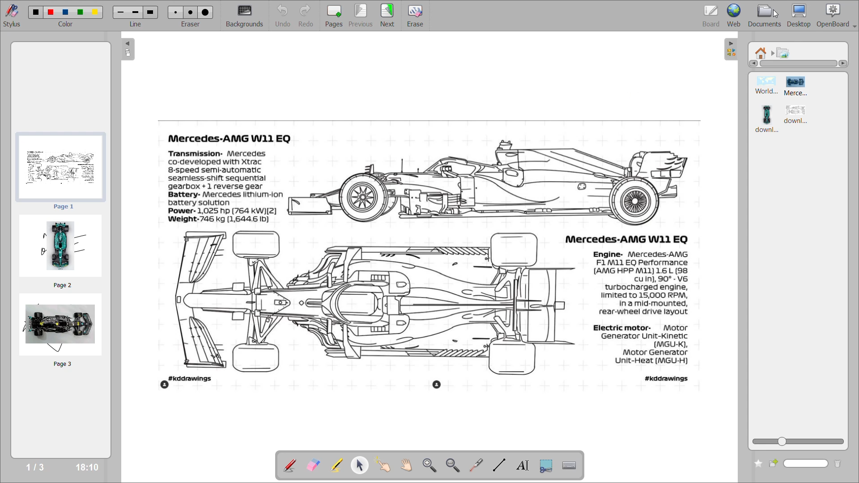 The image size is (859, 483). I want to click on Electric motor- Motor Generator Unit-Kinetic(MGU-K), Motor Generator Unit-Heat (MGU-H), so click(642, 345).